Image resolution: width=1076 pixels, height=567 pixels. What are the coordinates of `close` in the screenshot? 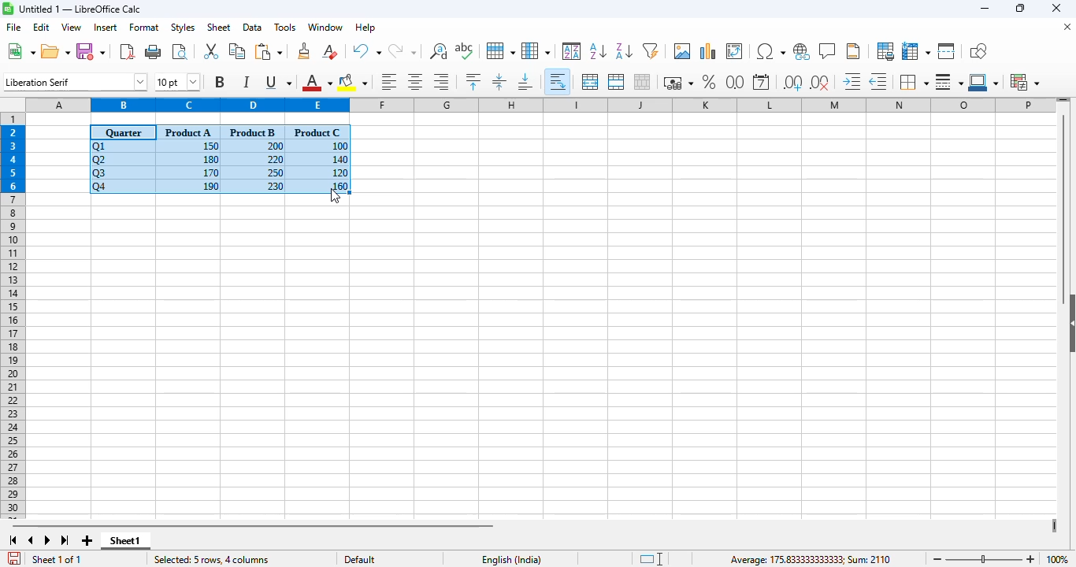 It's located at (1056, 8).